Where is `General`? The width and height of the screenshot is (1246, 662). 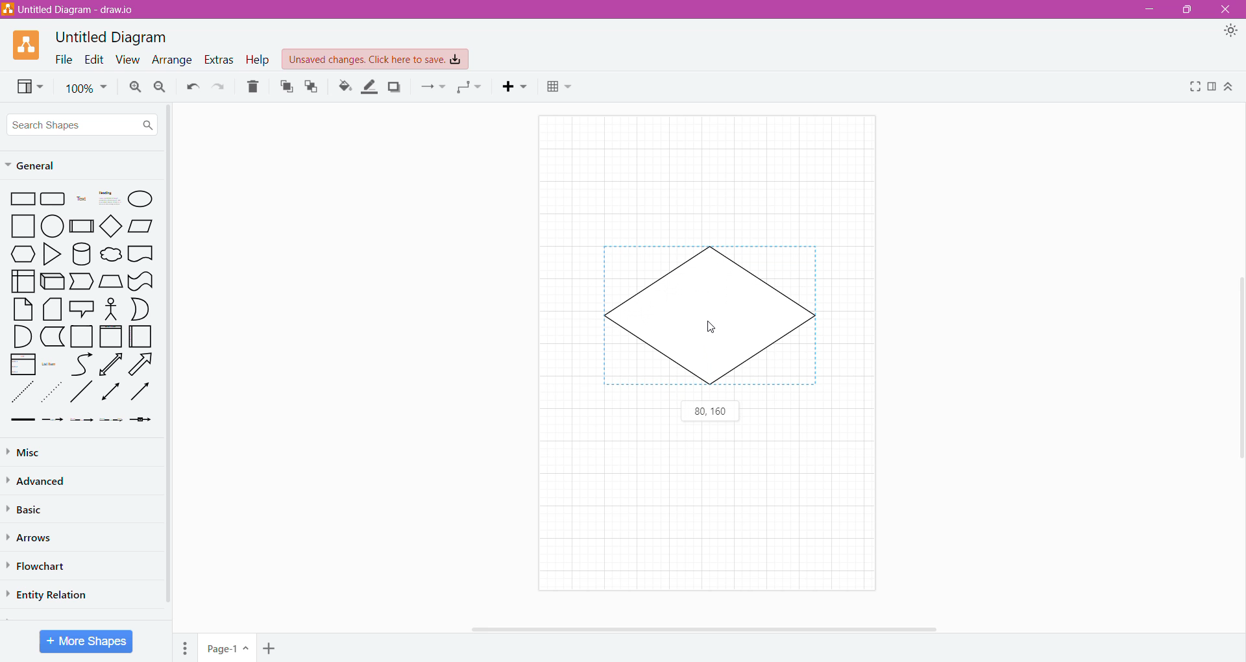
General is located at coordinates (38, 166).